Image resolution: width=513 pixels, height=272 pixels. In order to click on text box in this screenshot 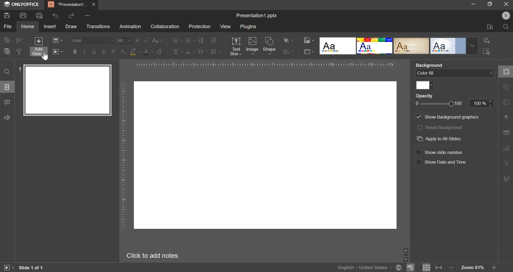, I will do `click(236, 46)`.